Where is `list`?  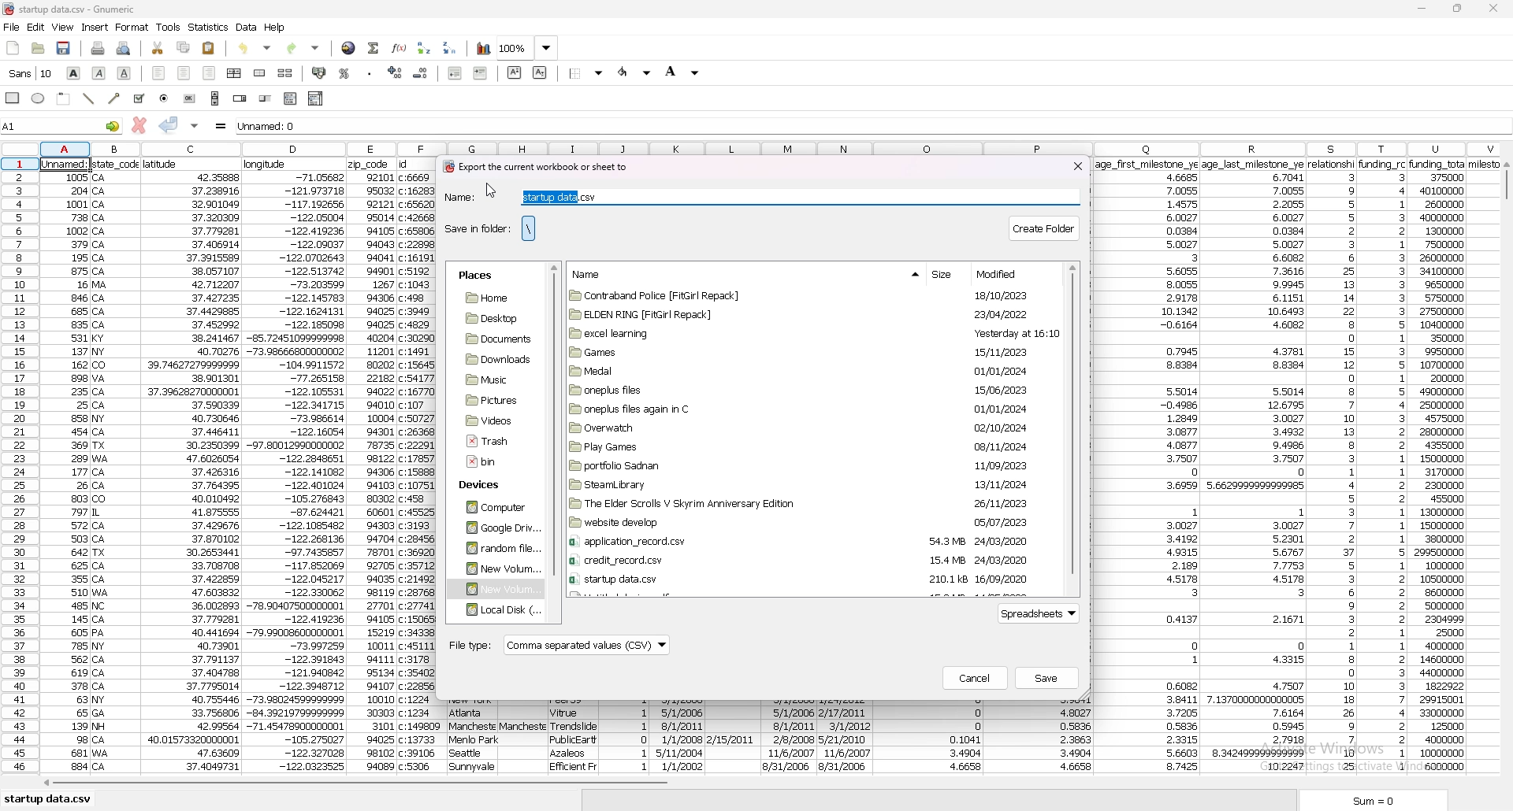 list is located at coordinates (290, 98).